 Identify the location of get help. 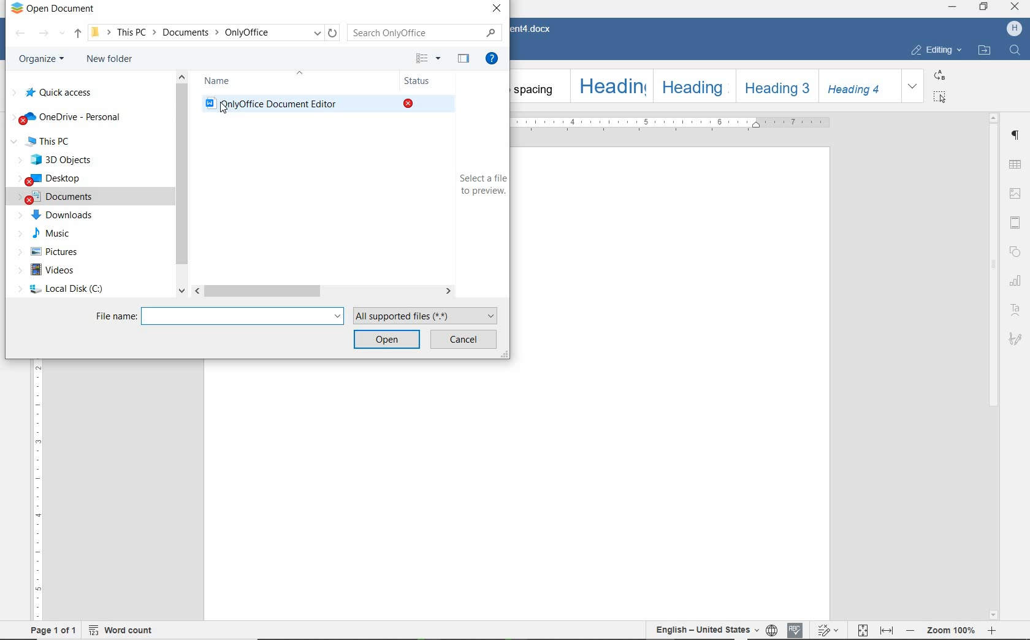
(490, 57).